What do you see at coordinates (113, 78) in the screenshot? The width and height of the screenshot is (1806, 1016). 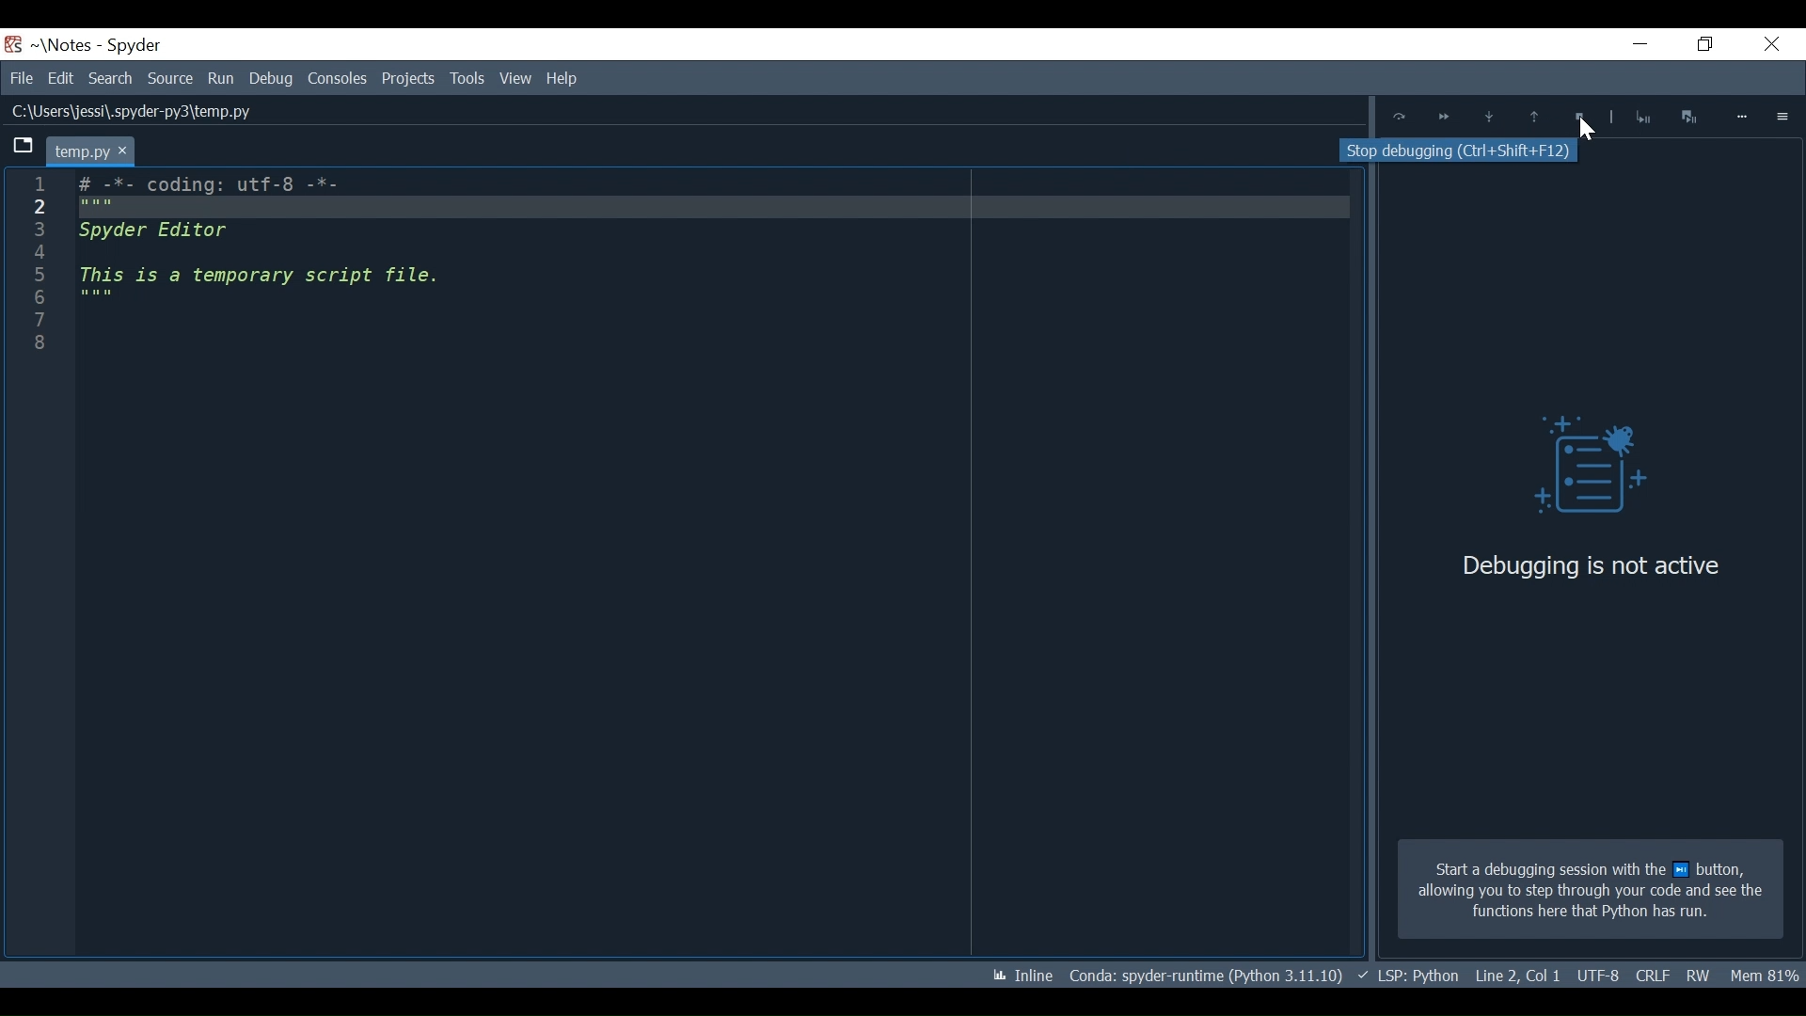 I see `Search` at bounding box center [113, 78].